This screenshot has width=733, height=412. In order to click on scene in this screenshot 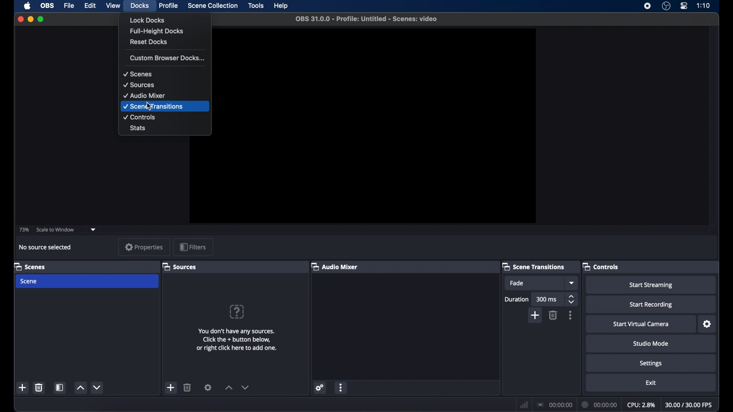, I will do `click(29, 282)`.